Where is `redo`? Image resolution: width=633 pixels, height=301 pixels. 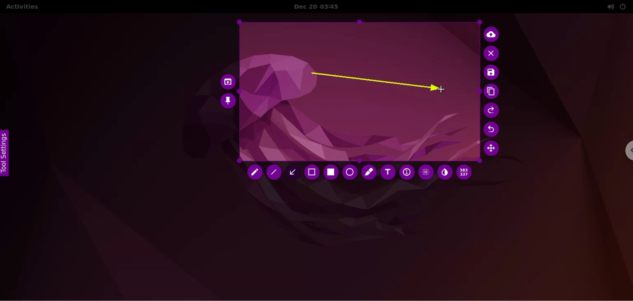
redo is located at coordinates (492, 110).